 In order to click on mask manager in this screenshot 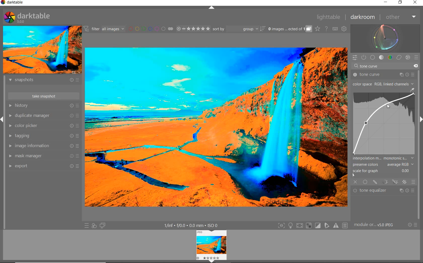, I will do `click(44, 156)`.